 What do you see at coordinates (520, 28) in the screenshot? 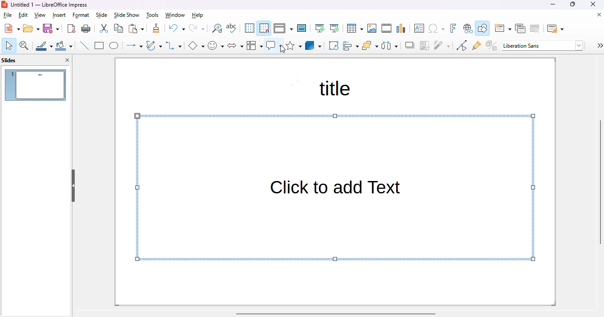
I see `duplicate slide` at bounding box center [520, 28].